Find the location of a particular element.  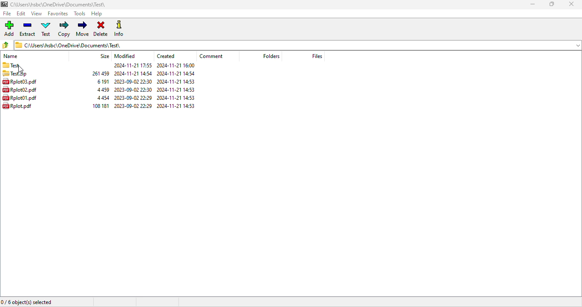

4454 is located at coordinates (103, 98).